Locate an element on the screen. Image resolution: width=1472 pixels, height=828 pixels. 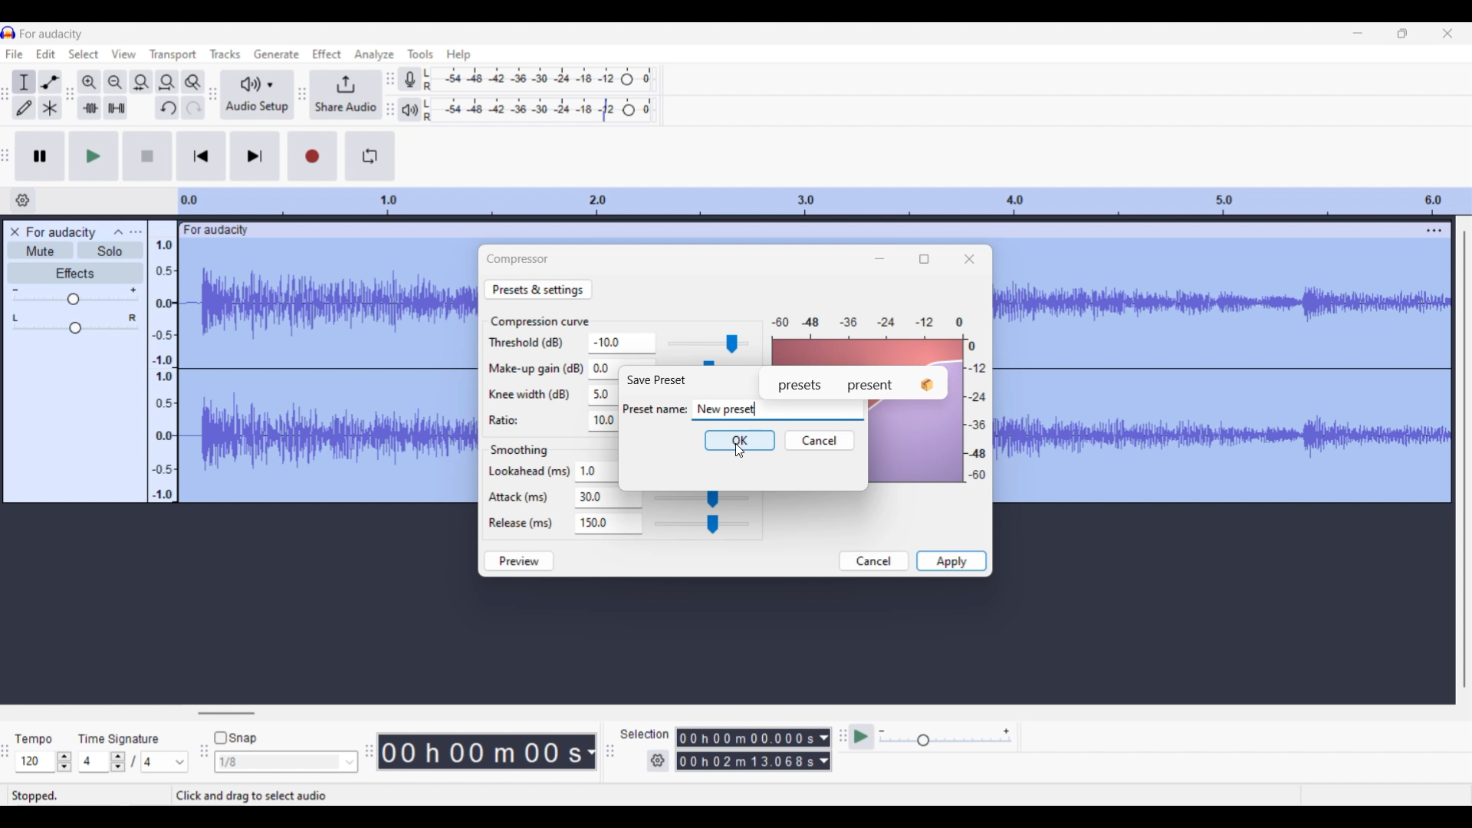
tempo is located at coordinates (34, 739).